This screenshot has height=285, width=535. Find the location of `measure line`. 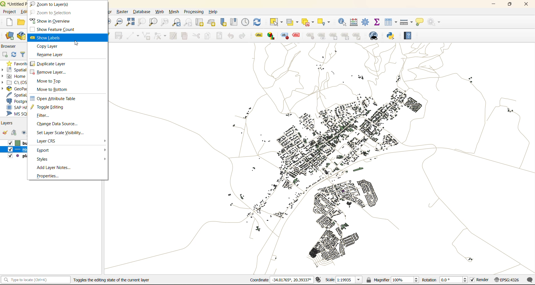

measure line is located at coordinates (407, 22).